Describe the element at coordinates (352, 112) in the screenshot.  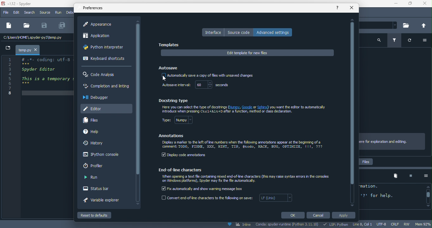
I see `vertical scroll bar` at that location.